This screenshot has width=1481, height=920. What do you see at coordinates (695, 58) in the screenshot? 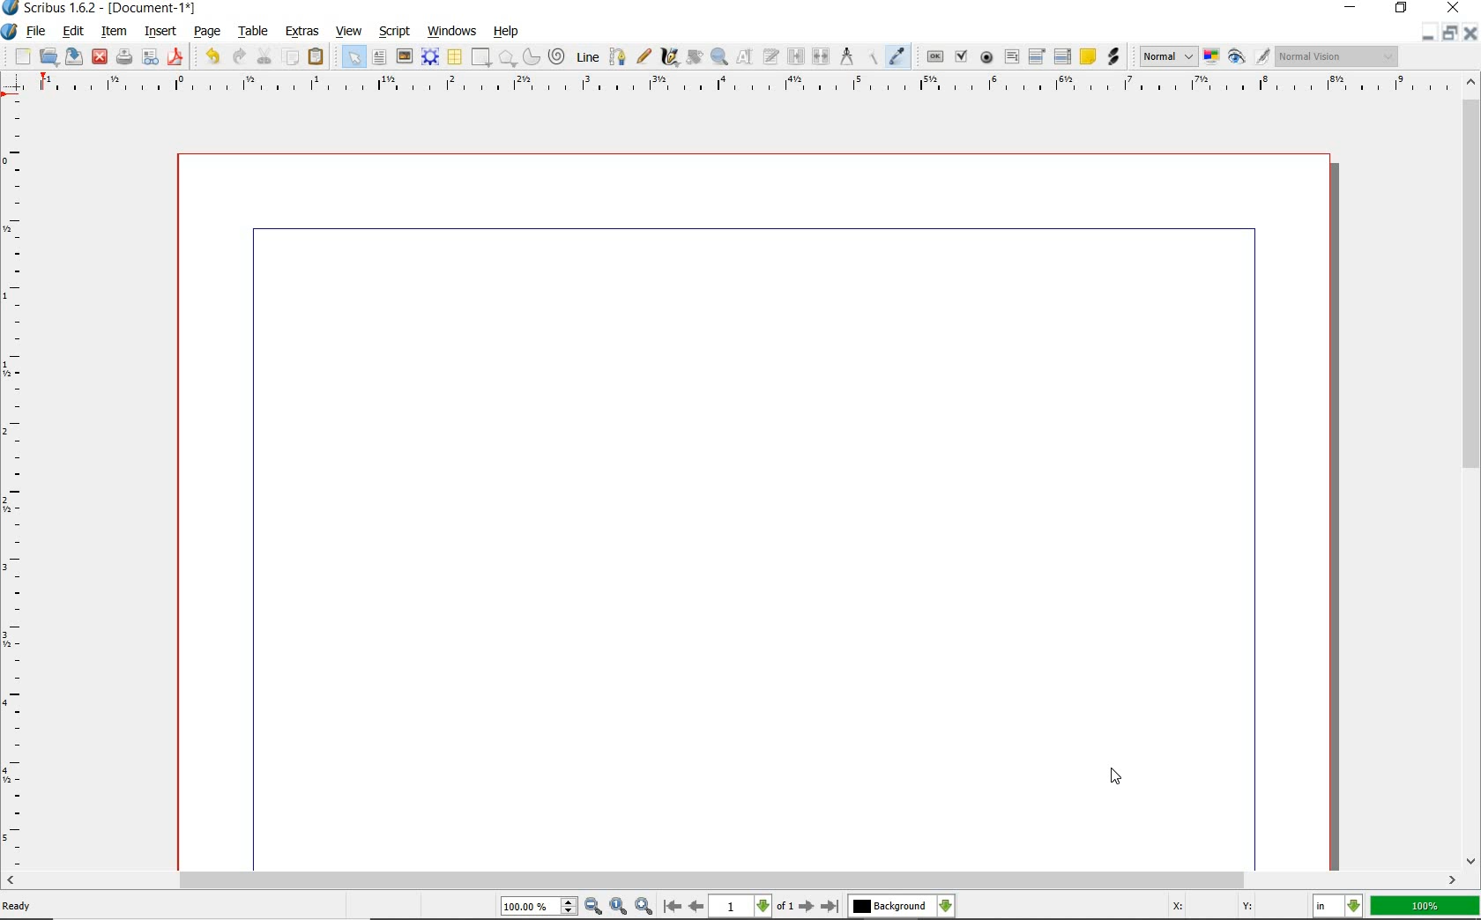
I see `rotate item` at bounding box center [695, 58].